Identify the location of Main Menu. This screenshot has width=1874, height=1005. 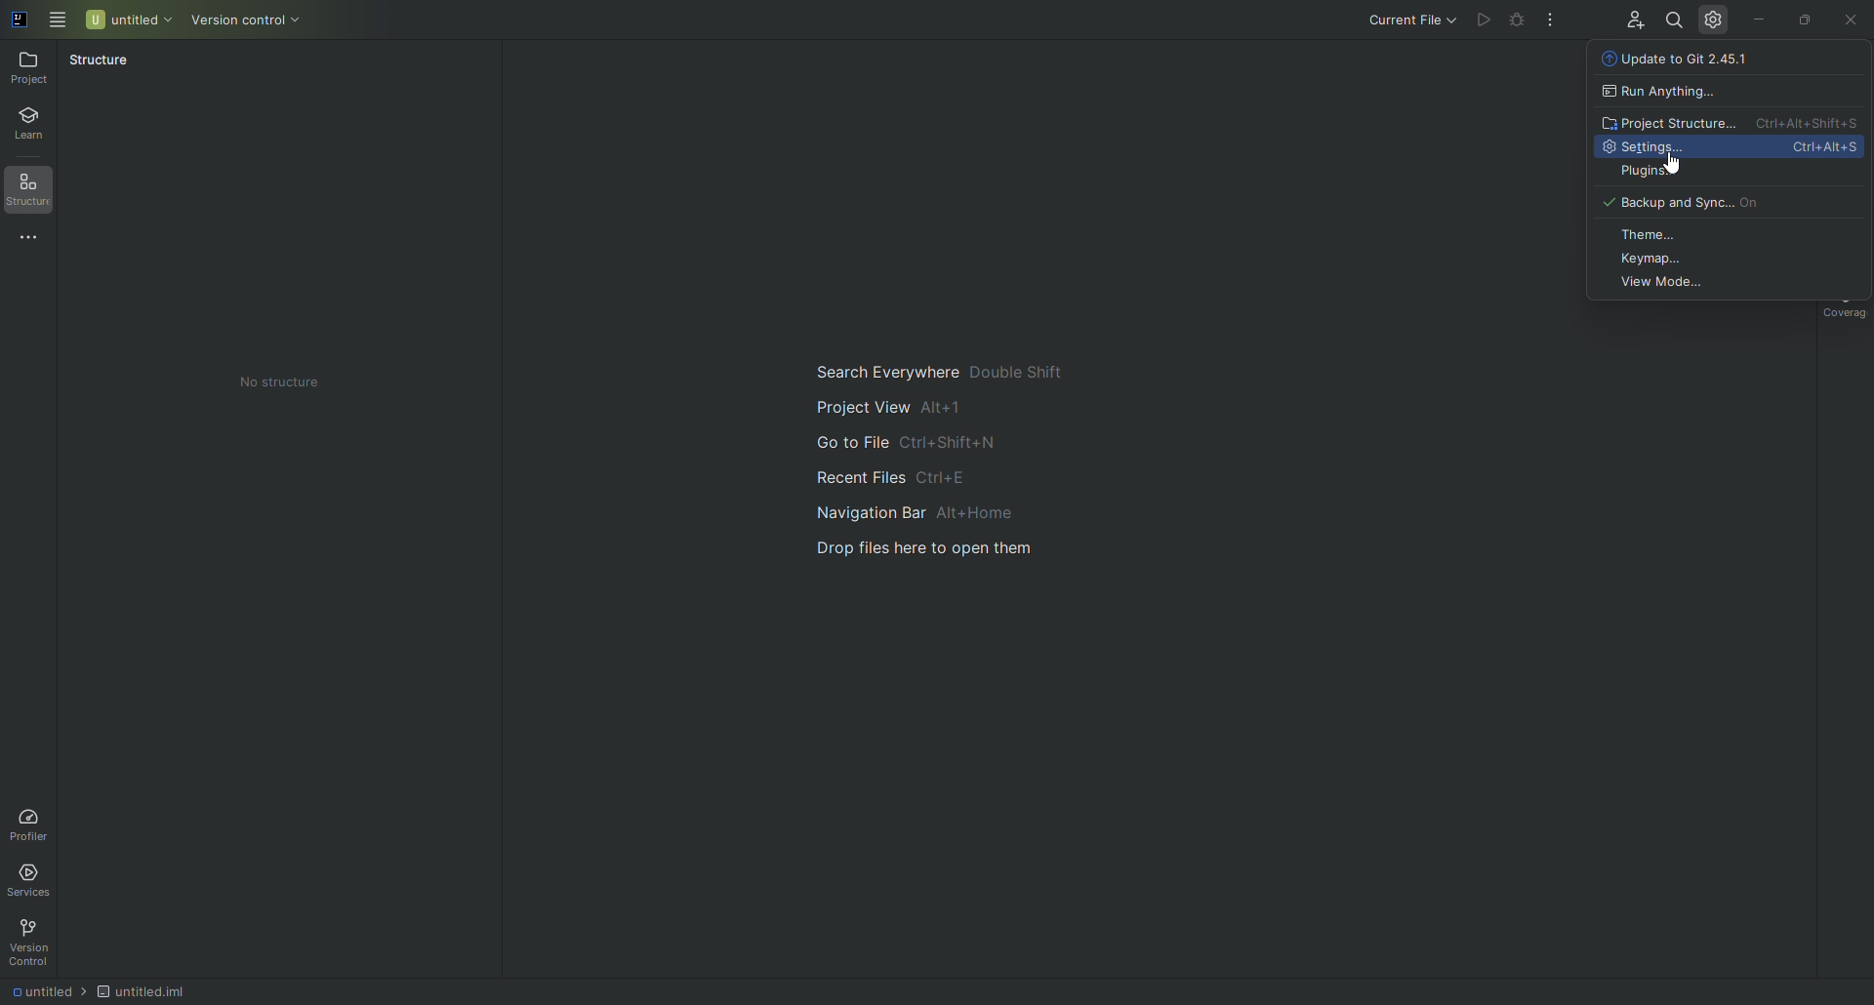
(60, 22).